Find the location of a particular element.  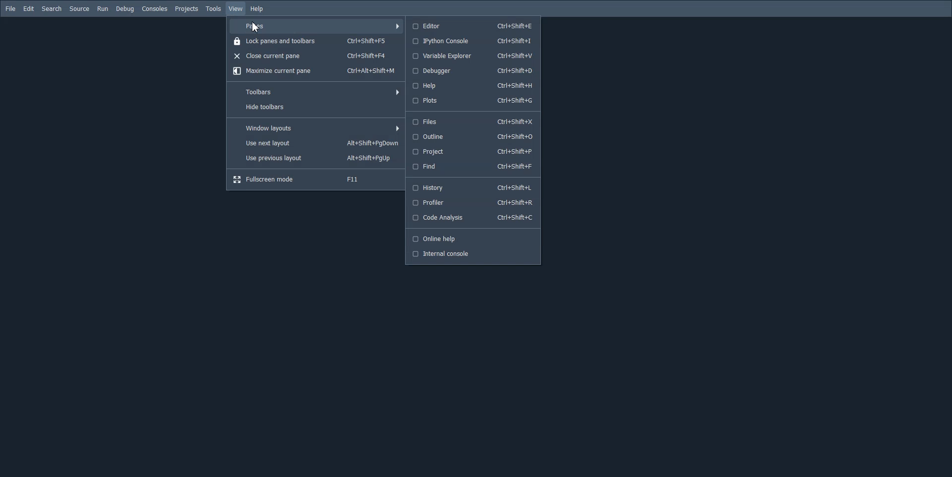

Use next layout is located at coordinates (315, 143).